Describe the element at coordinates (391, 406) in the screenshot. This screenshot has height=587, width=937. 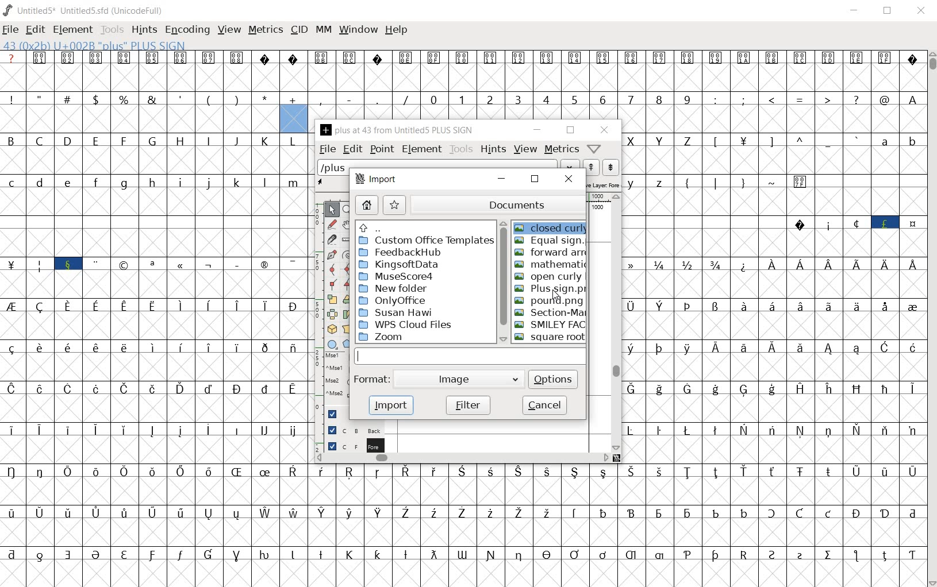
I see `import` at that location.